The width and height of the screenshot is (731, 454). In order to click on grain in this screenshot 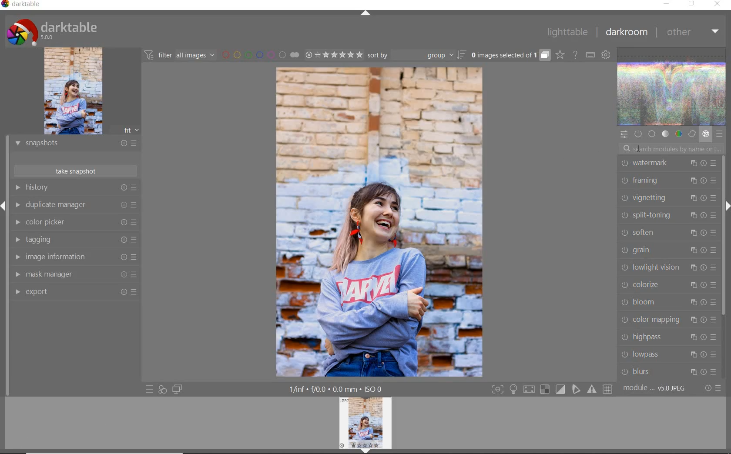, I will do `click(669, 250)`.